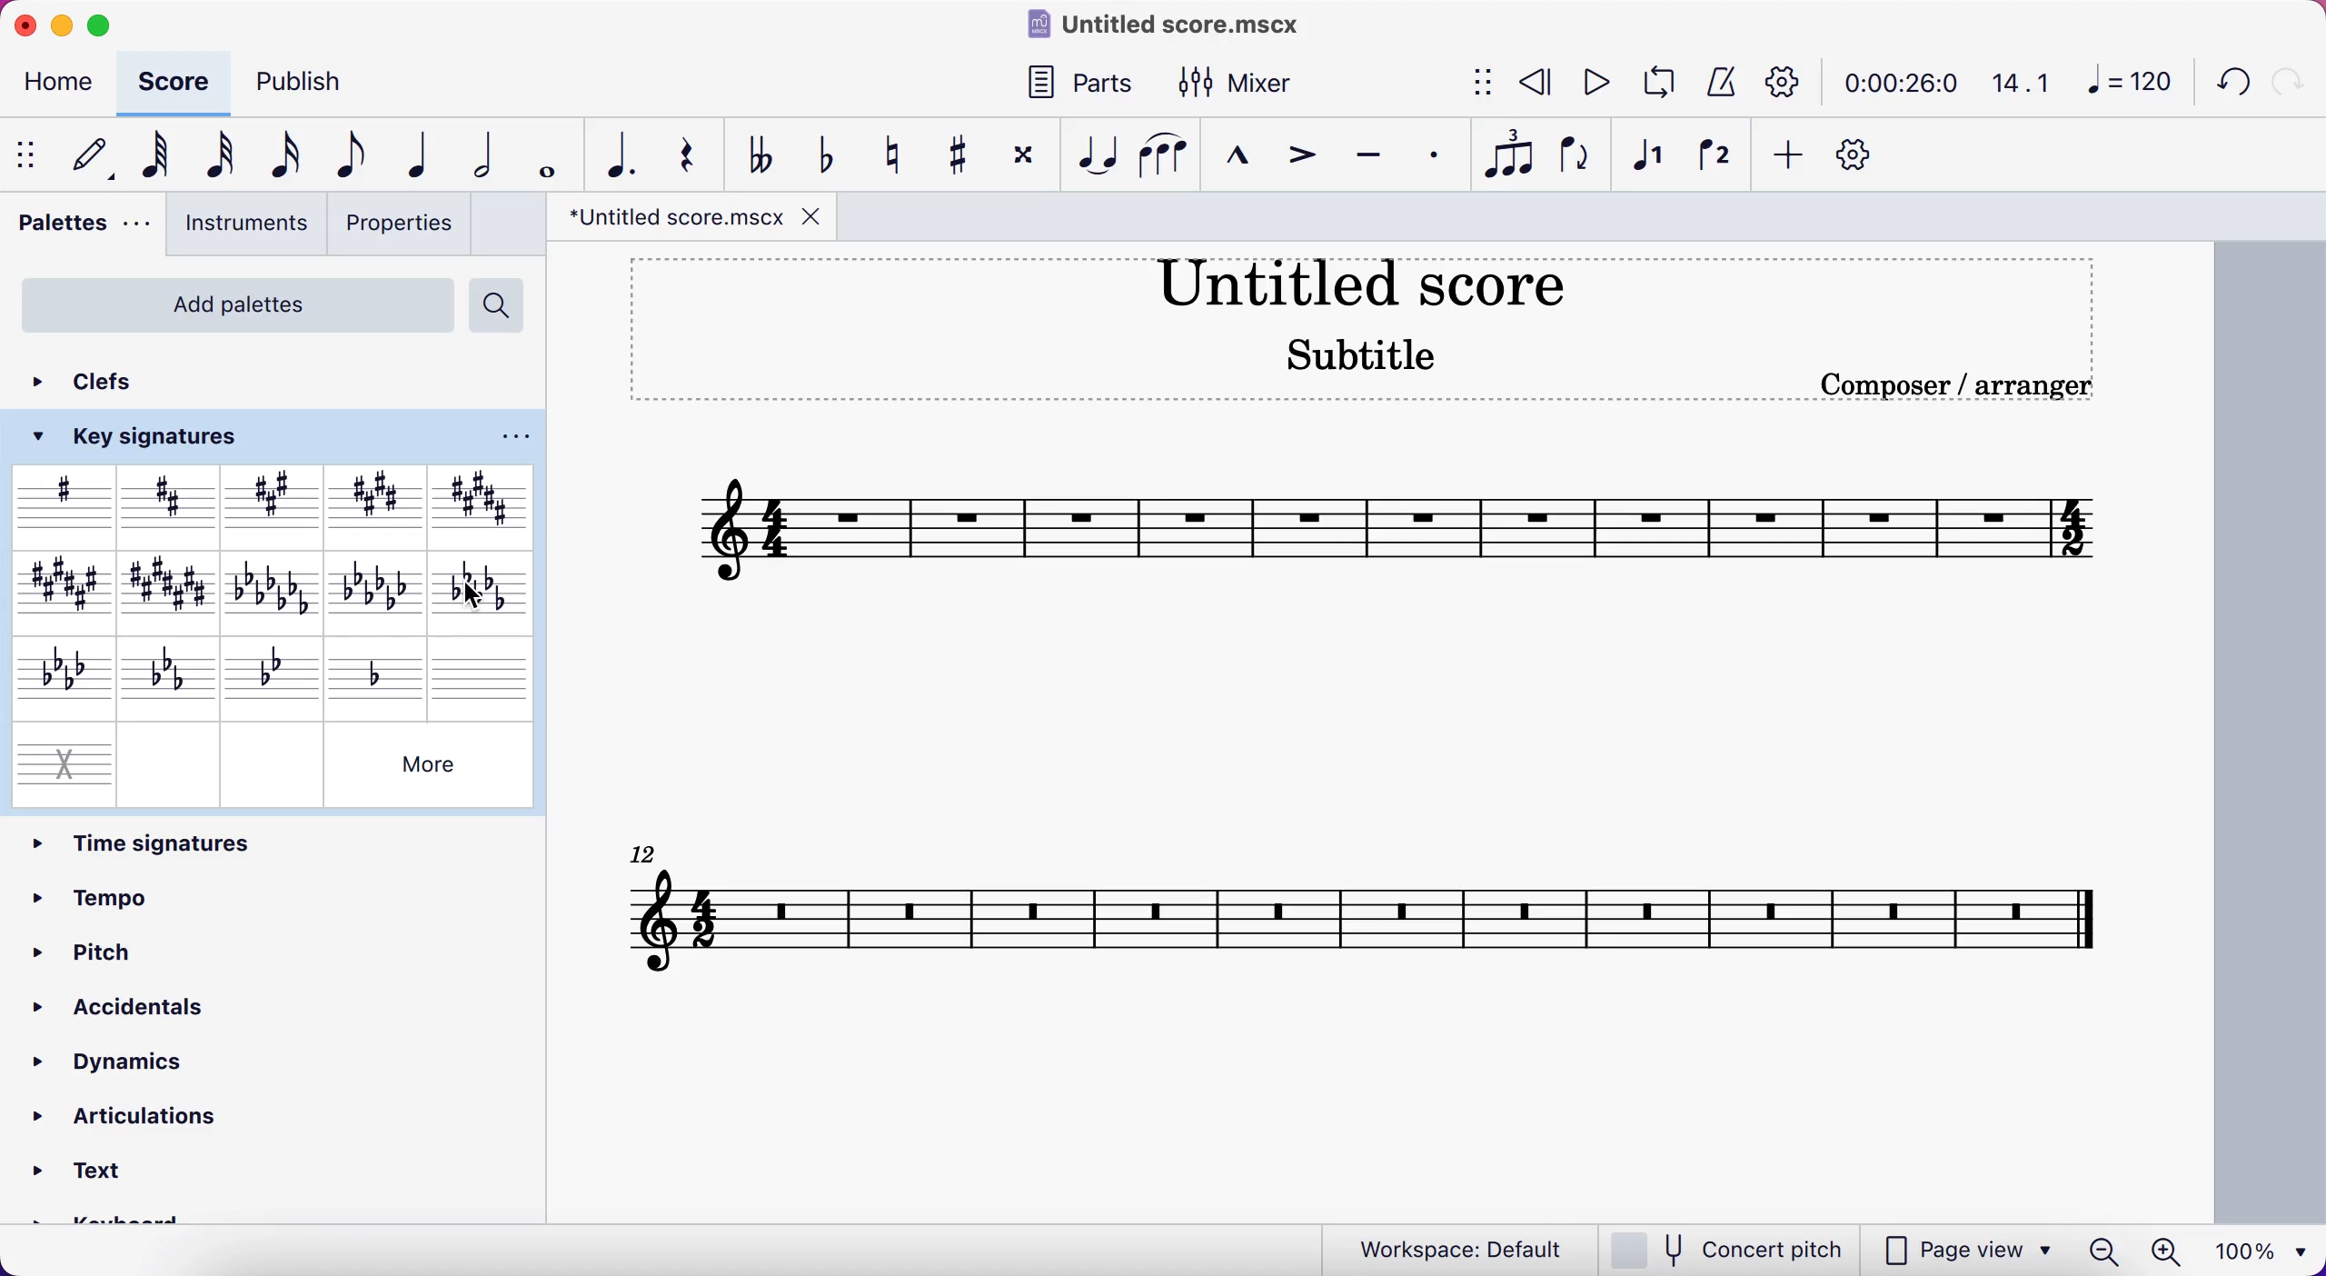  What do you see at coordinates (1243, 164) in the screenshot?
I see `marcato` at bounding box center [1243, 164].